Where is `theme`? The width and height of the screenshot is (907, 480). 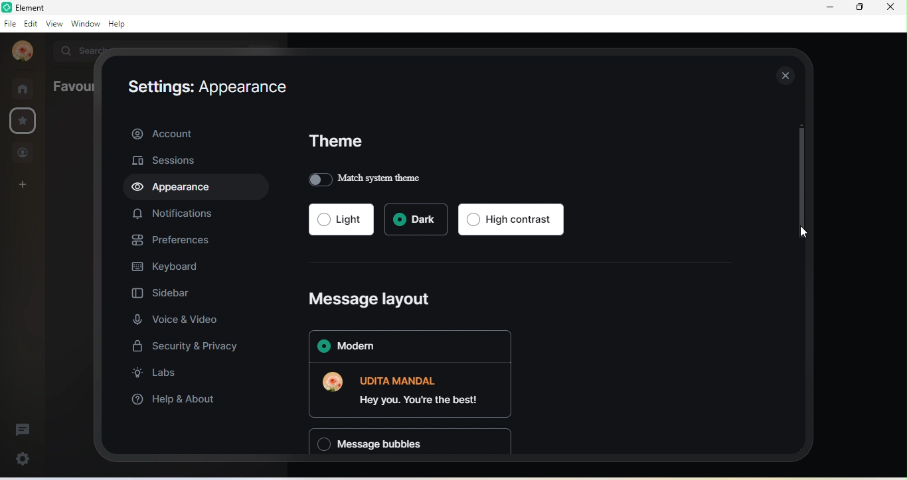
theme is located at coordinates (339, 143).